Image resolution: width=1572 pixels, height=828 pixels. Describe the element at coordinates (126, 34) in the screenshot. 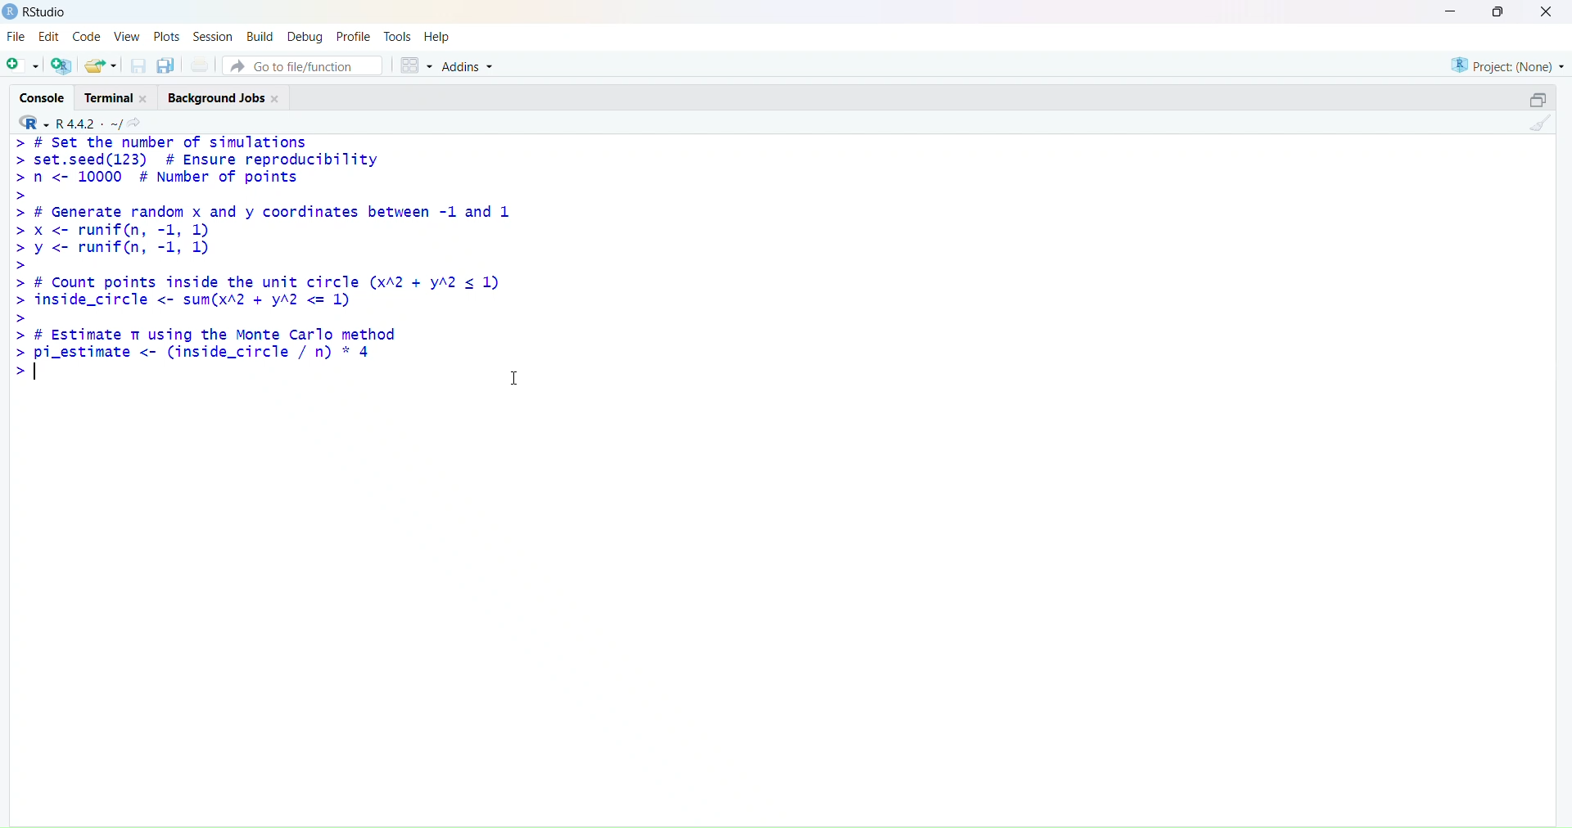

I see `View` at that location.